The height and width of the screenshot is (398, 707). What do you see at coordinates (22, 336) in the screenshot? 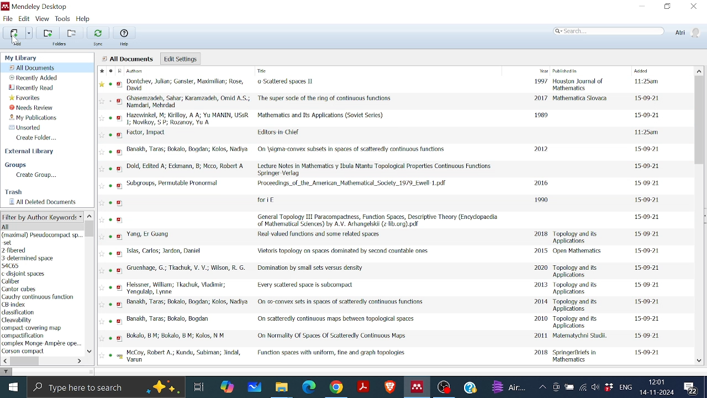
I see `Keyword` at bounding box center [22, 336].